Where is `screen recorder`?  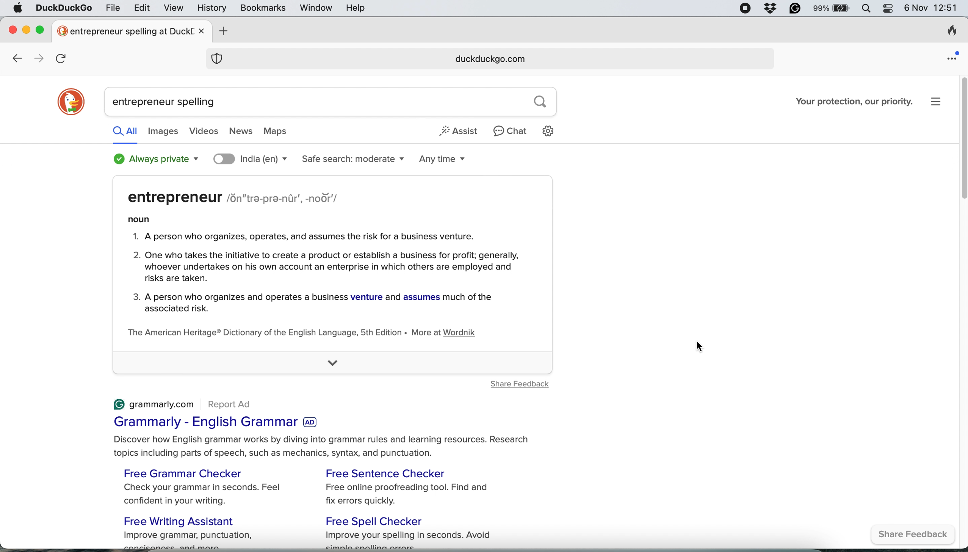
screen recorder is located at coordinates (744, 8).